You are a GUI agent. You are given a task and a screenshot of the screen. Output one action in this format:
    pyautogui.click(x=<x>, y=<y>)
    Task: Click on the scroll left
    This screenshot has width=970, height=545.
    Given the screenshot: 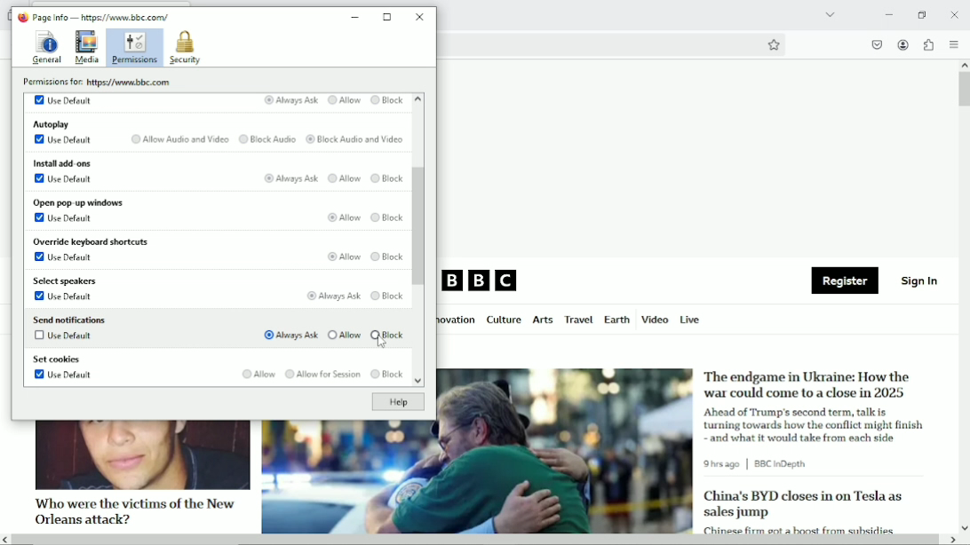 What is the action you would take?
    pyautogui.click(x=6, y=540)
    